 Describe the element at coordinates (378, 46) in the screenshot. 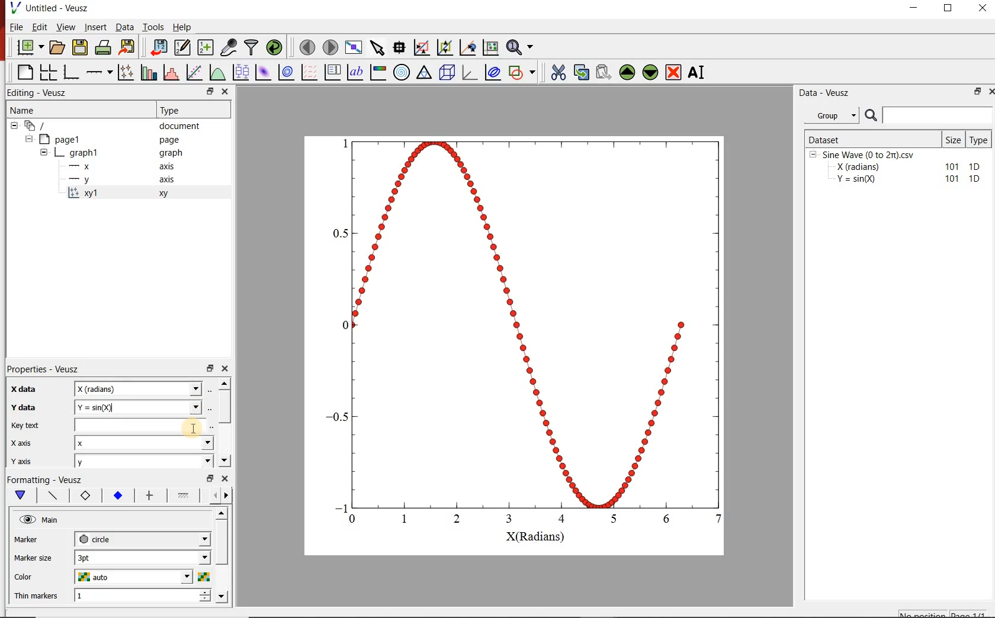

I see `select item from graph` at that location.